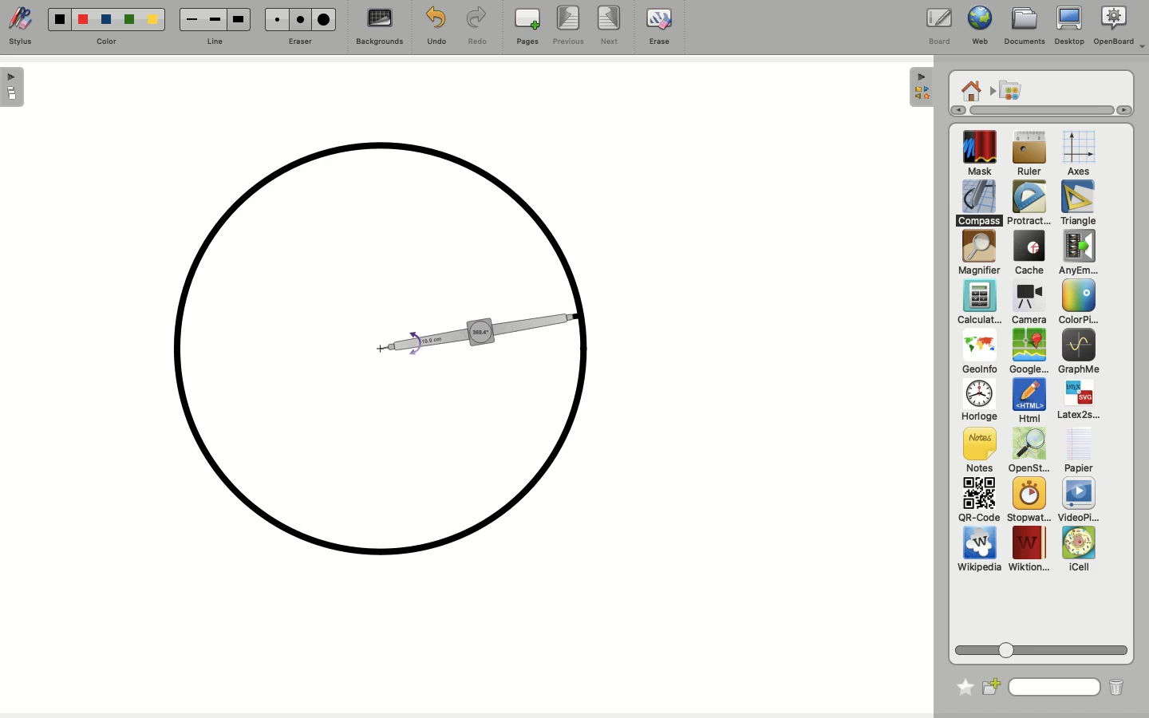  What do you see at coordinates (81, 18) in the screenshot?
I see `color2` at bounding box center [81, 18].